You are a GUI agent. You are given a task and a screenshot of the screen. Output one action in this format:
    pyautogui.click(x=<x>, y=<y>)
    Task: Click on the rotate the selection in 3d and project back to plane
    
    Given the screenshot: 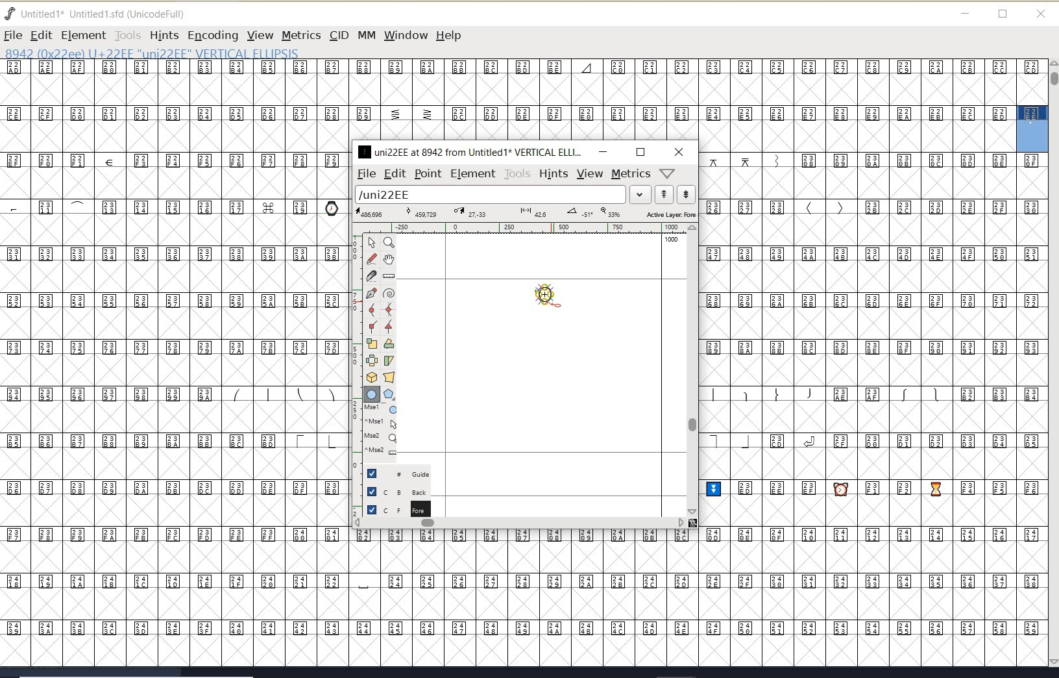 What is the action you would take?
    pyautogui.click(x=372, y=377)
    